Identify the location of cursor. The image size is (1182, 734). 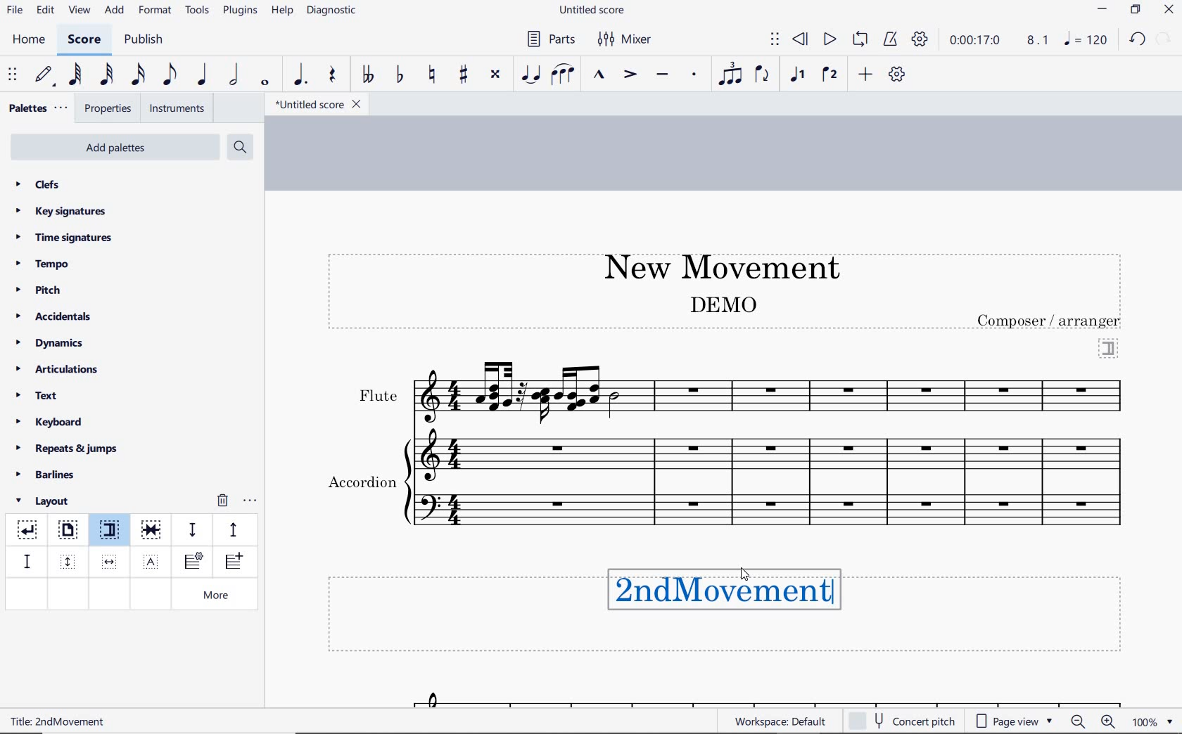
(747, 577).